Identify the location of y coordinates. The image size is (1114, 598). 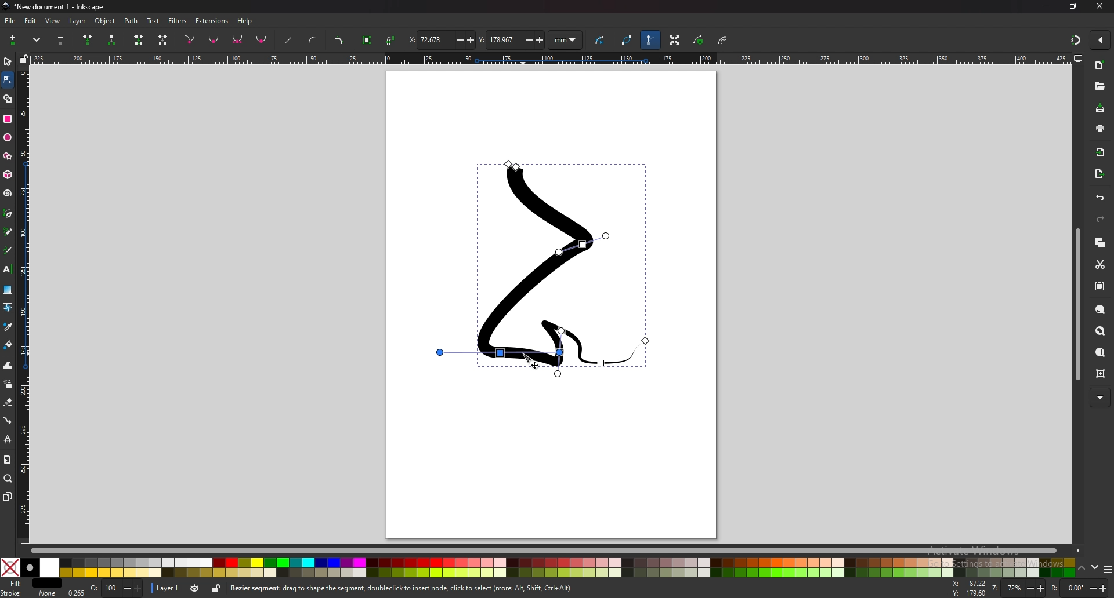
(511, 40).